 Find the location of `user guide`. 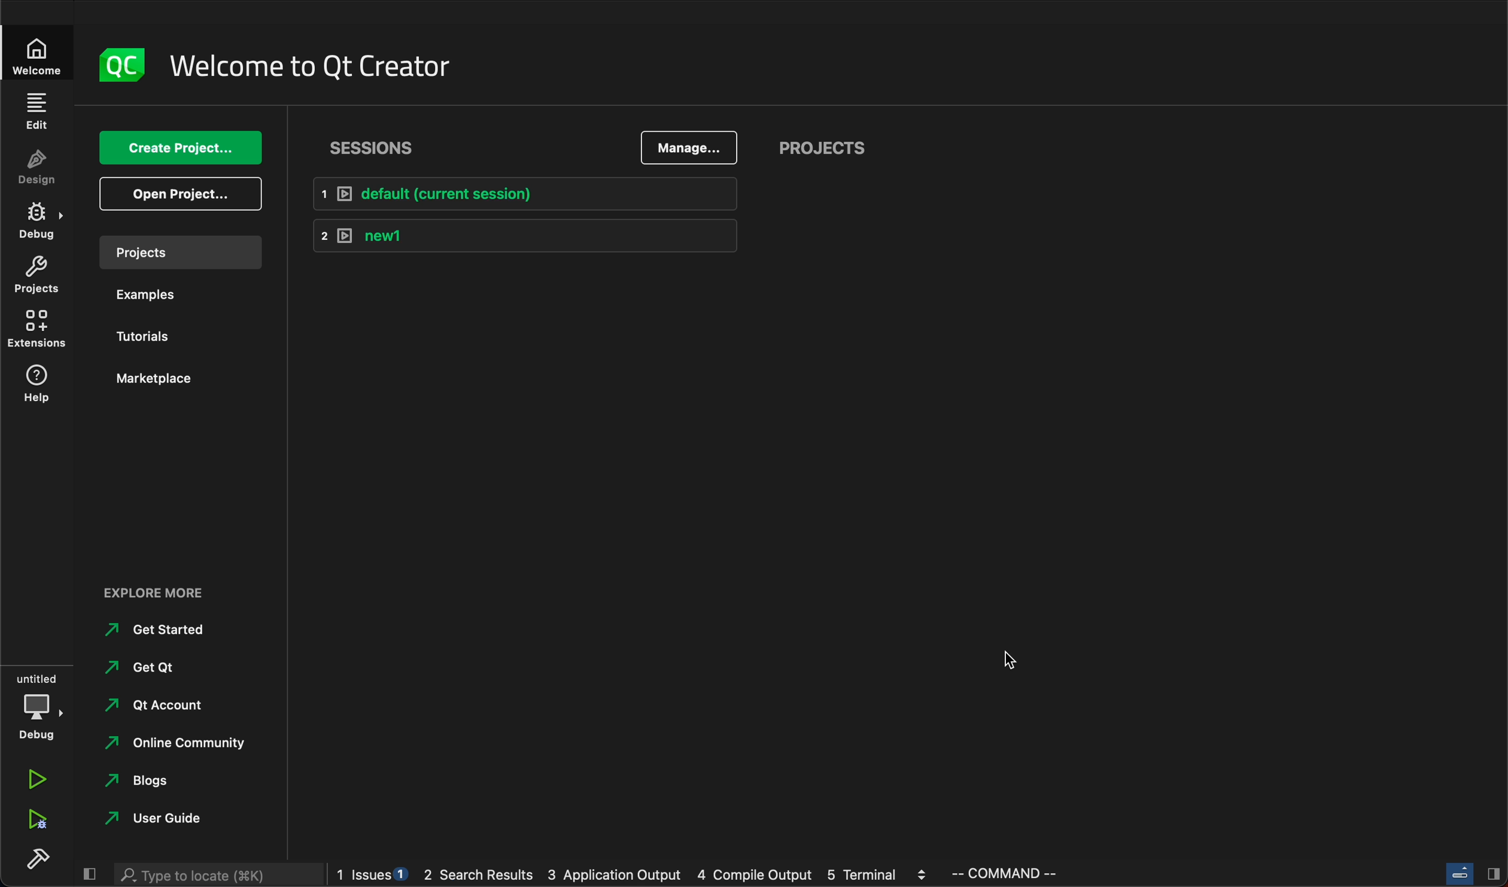

user guide is located at coordinates (160, 819).